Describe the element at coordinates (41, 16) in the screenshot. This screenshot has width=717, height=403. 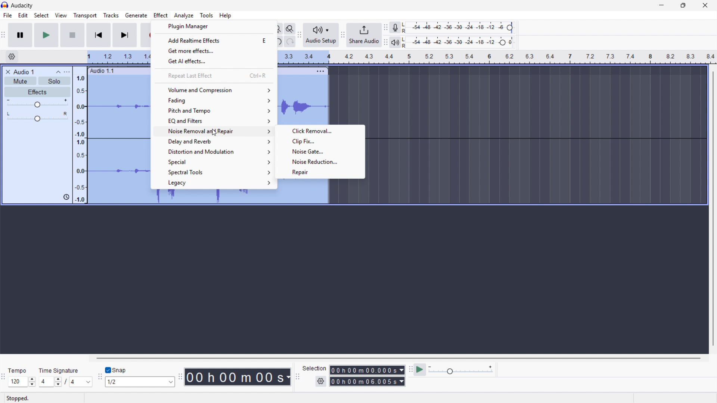
I see `Select ` at that location.